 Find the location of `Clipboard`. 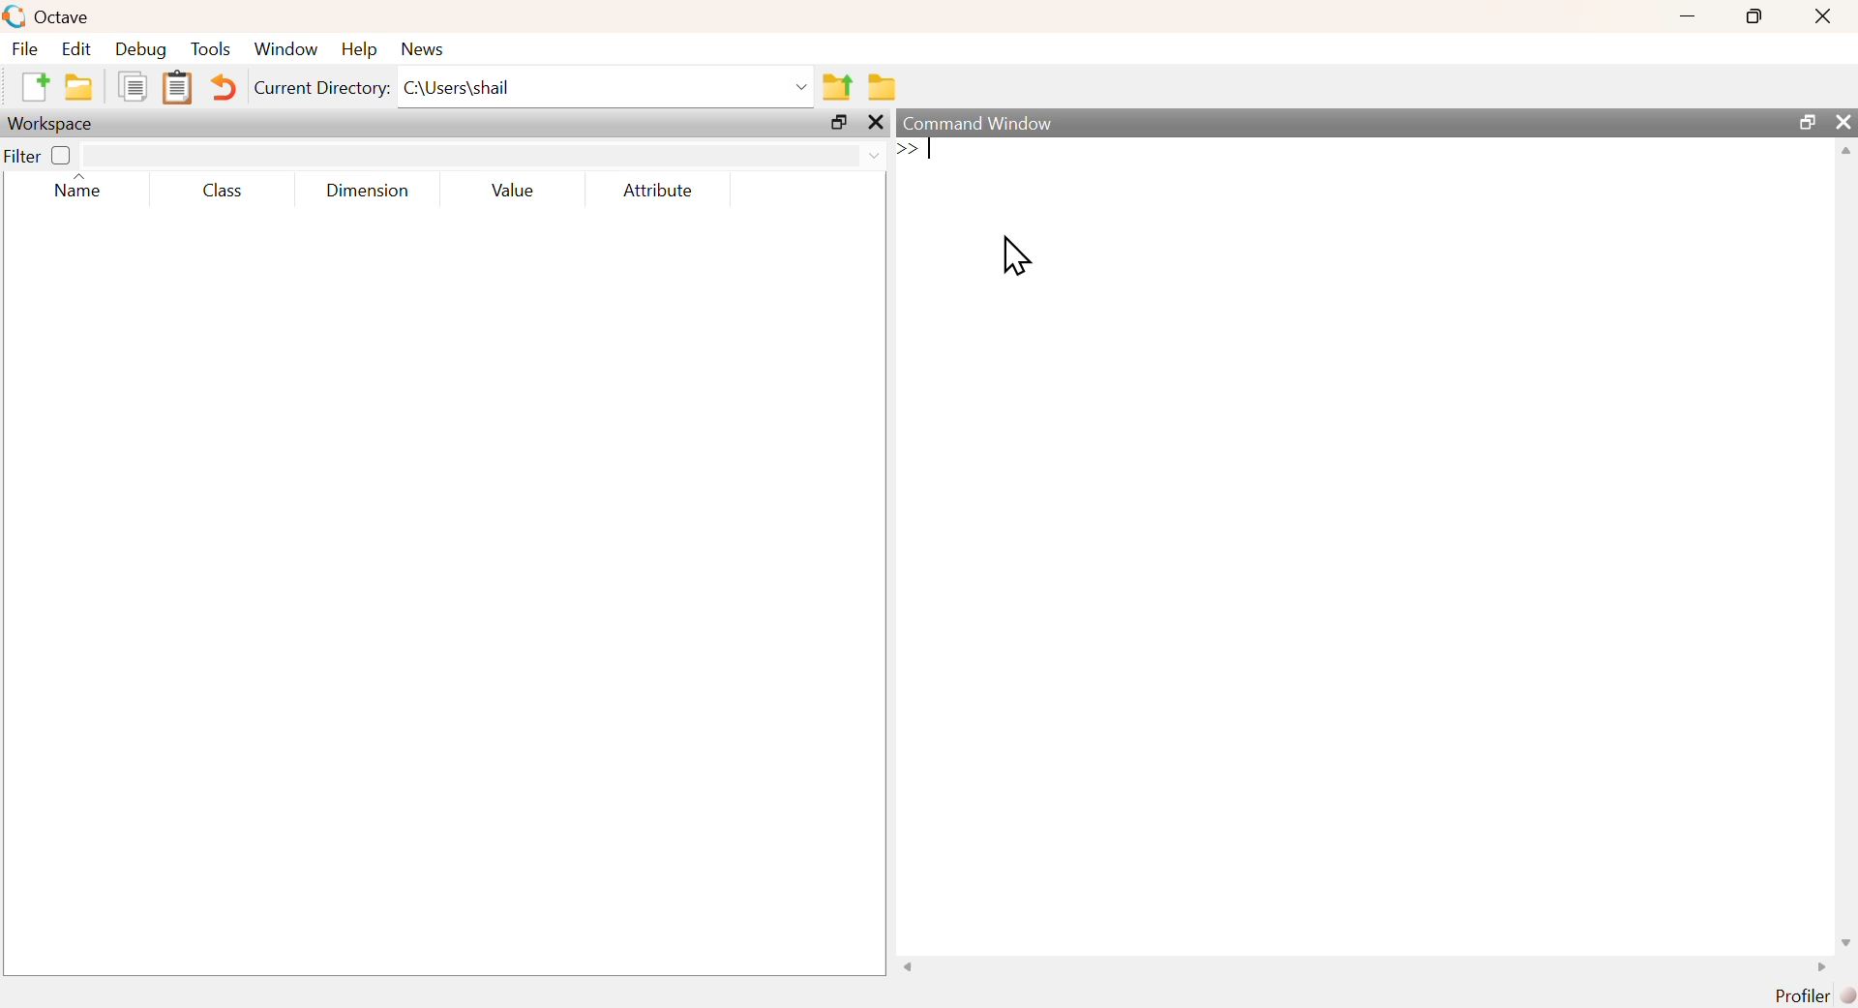

Clipboard is located at coordinates (177, 88).